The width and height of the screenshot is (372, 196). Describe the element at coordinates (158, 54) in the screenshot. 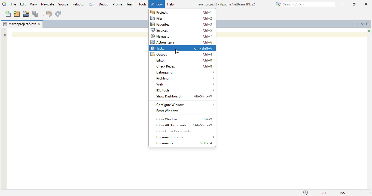

I see `output` at that location.